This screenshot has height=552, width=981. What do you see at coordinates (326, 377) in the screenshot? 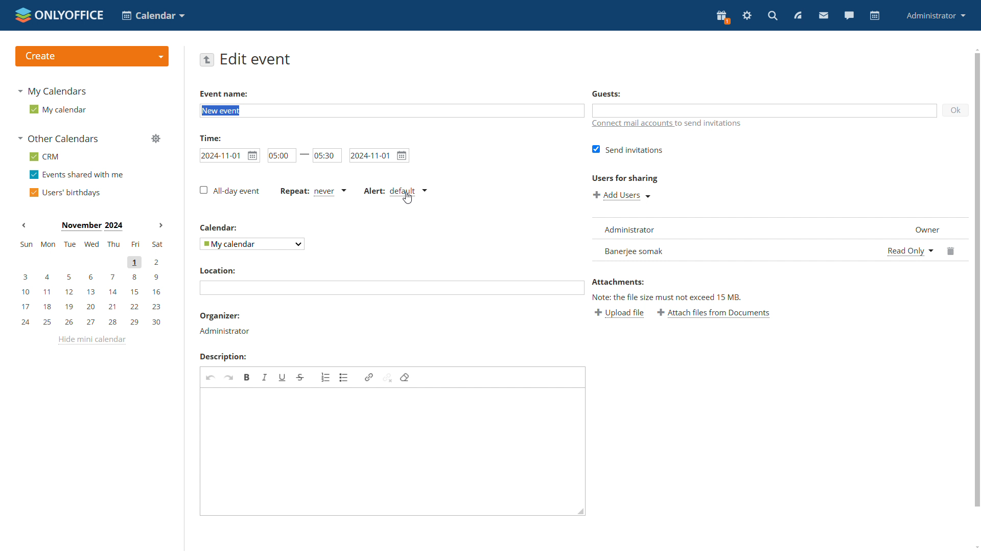
I see `insert/remove numbered list` at bounding box center [326, 377].